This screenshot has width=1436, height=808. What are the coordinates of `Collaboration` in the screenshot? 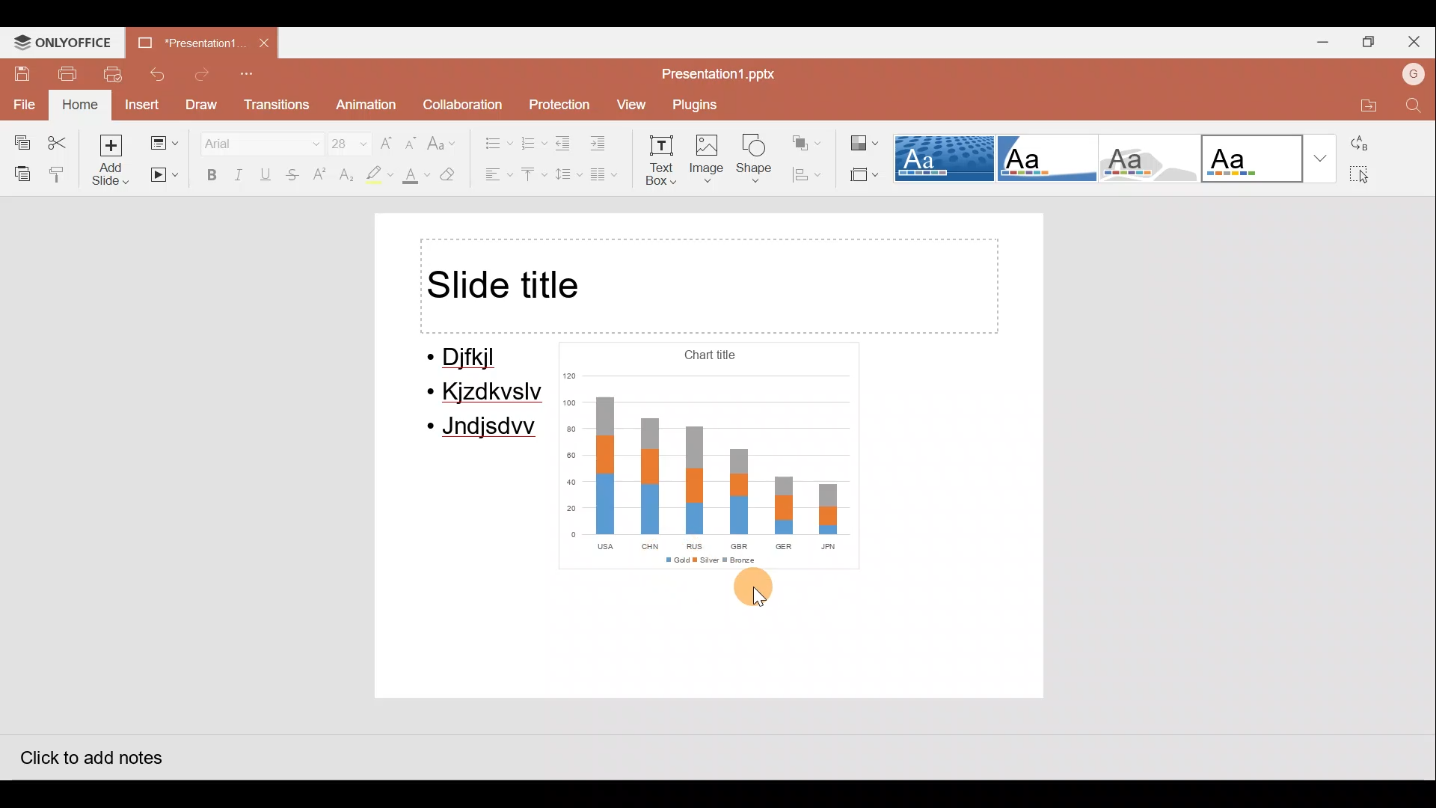 It's located at (461, 101).